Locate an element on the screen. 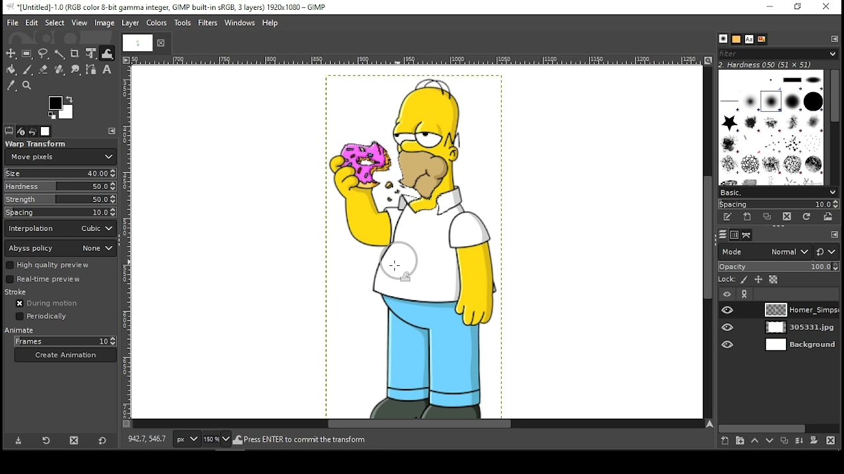  scroll bar is located at coordinates (419, 424).